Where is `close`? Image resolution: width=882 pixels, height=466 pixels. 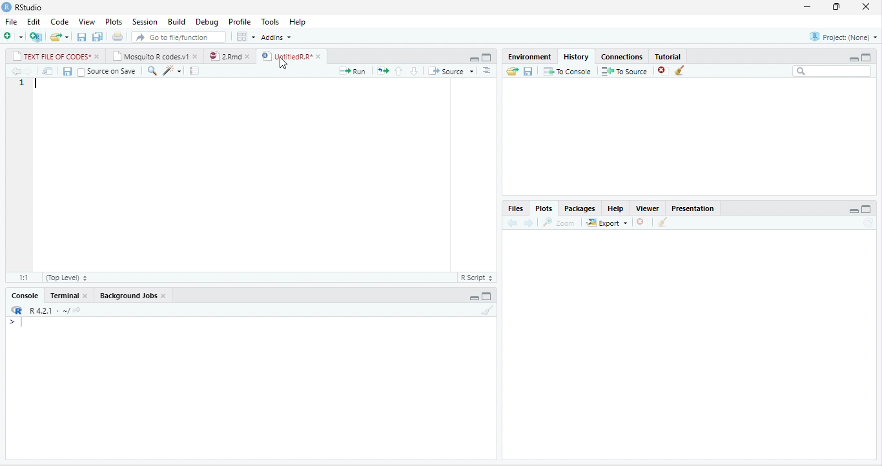 close is located at coordinates (196, 56).